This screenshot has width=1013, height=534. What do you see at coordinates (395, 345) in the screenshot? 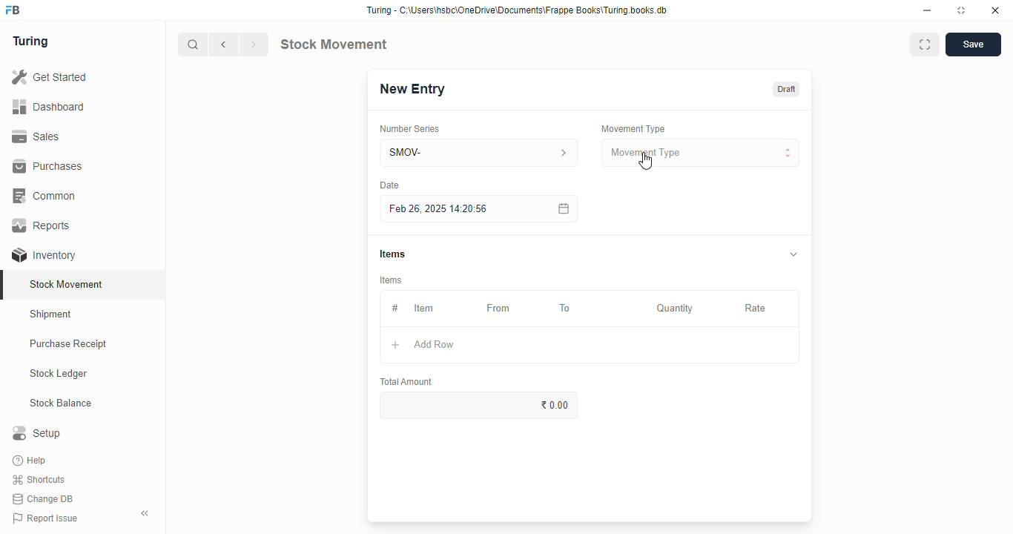
I see `add` at bounding box center [395, 345].